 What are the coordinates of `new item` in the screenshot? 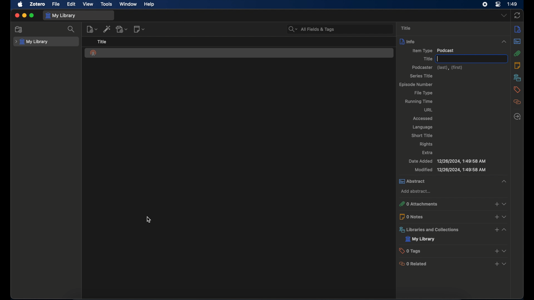 It's located at (92, 29).